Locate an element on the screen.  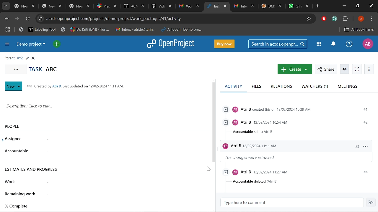
Create  is located at coordinates (295, 69).